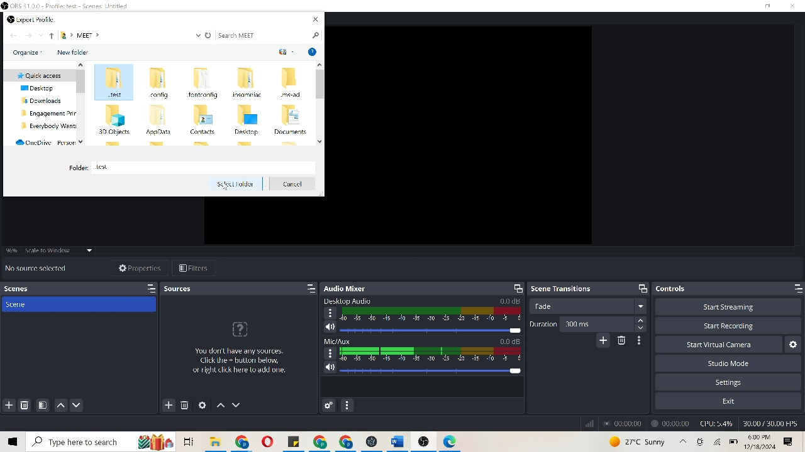  Describe the element at coordinates (14, 442) in the screenshot. I see `window icon` at that location.